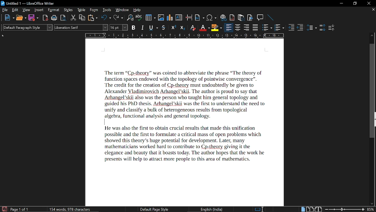 The height and width of the screenshot is (212, 376). I want to click on Open, so click(21, 18).